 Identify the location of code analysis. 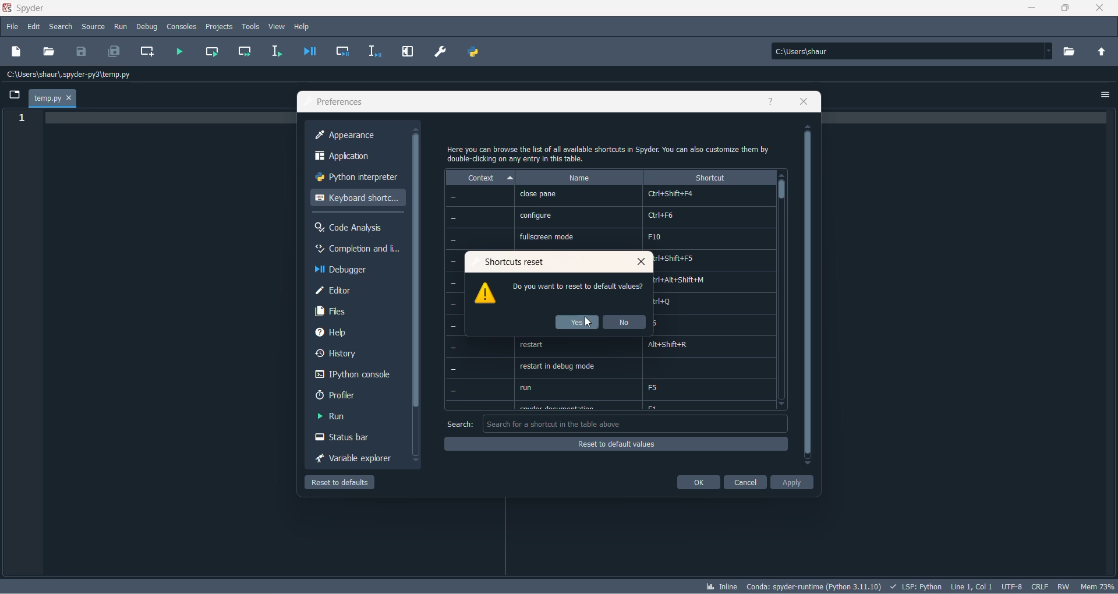
(354, 228).